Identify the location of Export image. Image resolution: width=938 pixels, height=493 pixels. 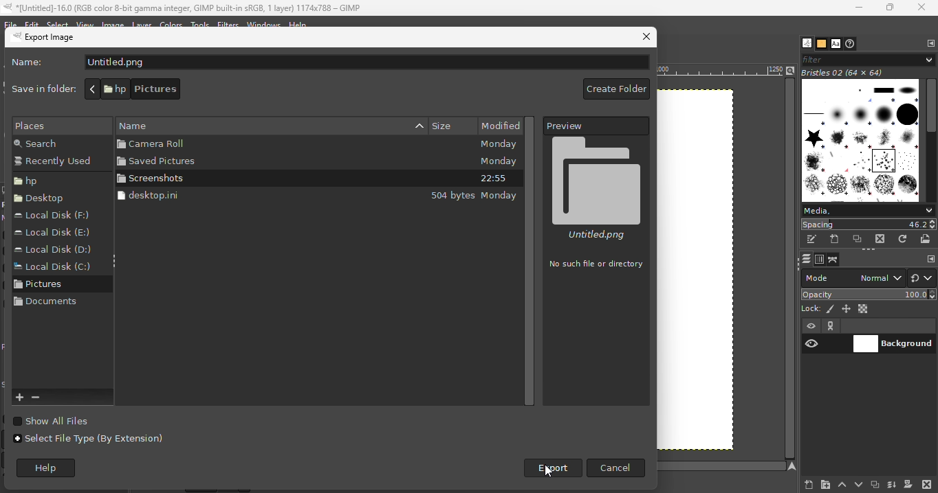
(65, 39).